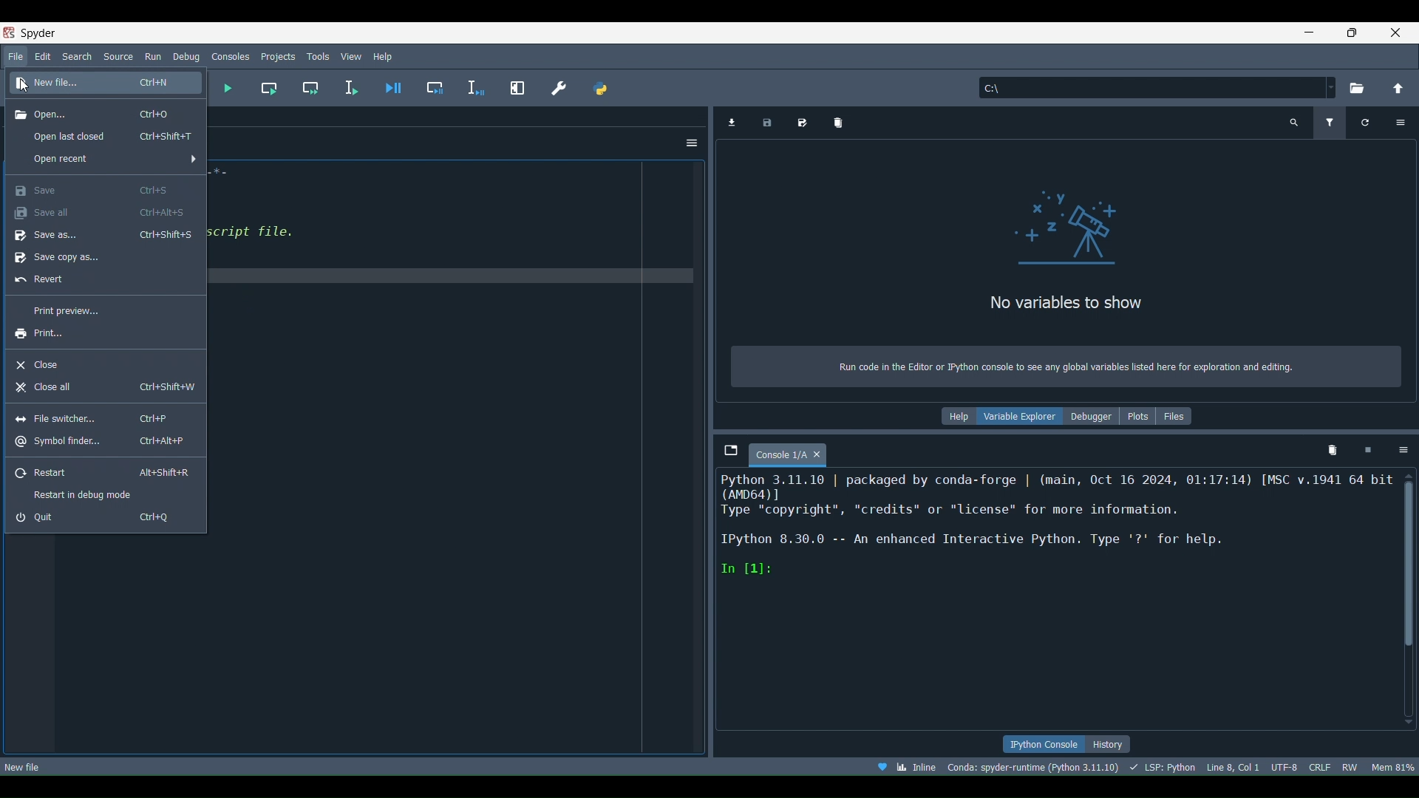 This screenshot has height=798, width=1419. Describe the element at coordinates (100, 212) in the screenshot. I see `Save all` at that location.